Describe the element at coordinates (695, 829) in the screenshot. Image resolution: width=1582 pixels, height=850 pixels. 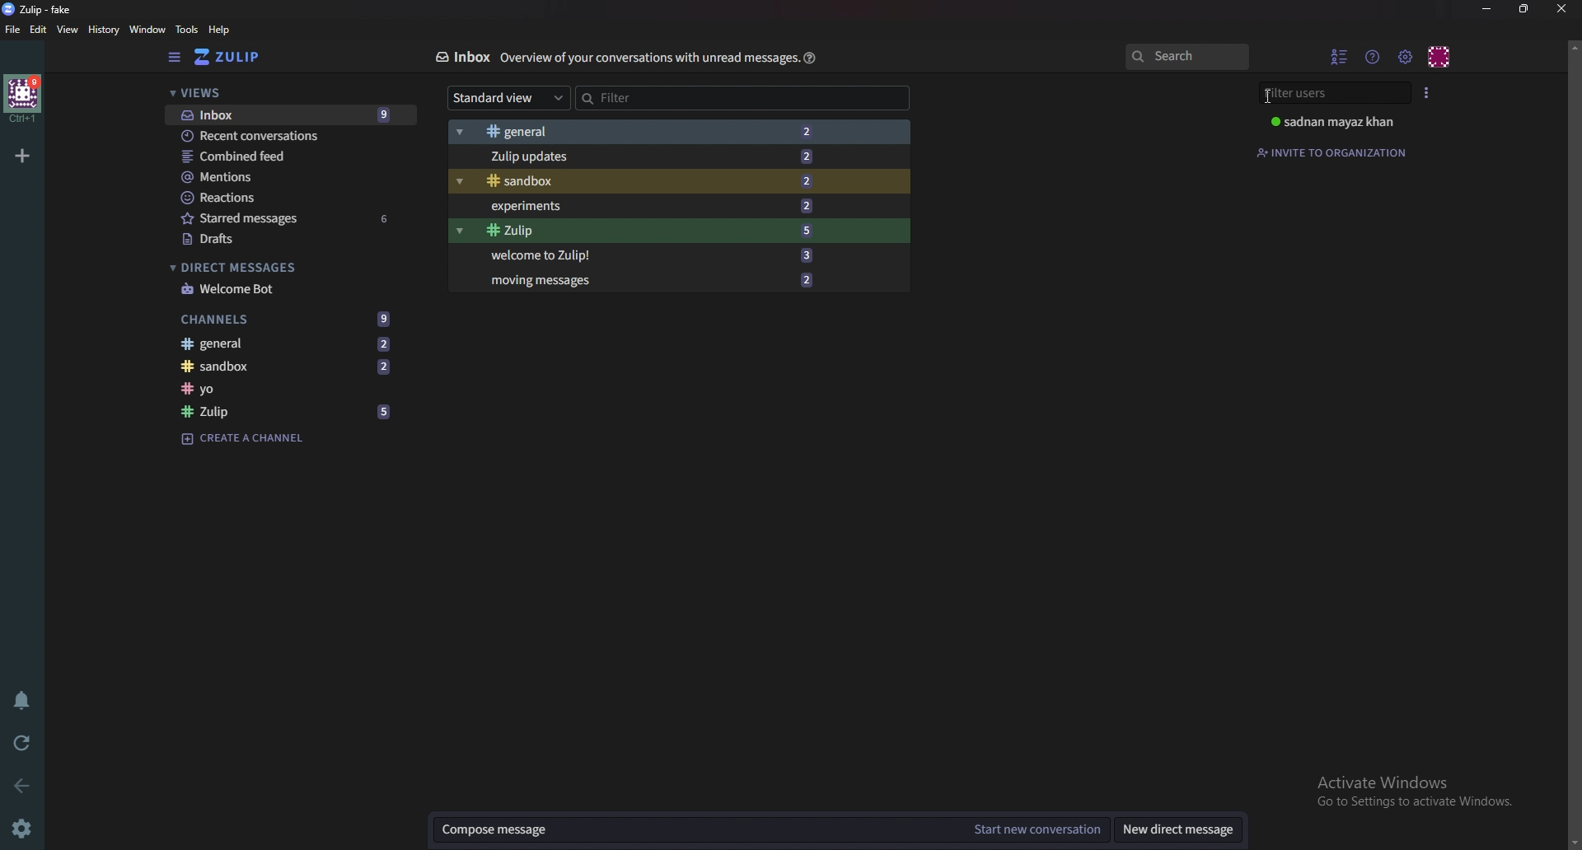
I see `Compose message` at that location.